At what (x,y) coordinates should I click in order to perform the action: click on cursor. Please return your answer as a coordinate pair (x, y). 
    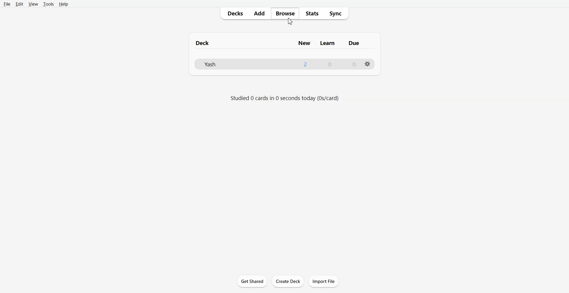
    Looking at the image, I should click on (293, 22).